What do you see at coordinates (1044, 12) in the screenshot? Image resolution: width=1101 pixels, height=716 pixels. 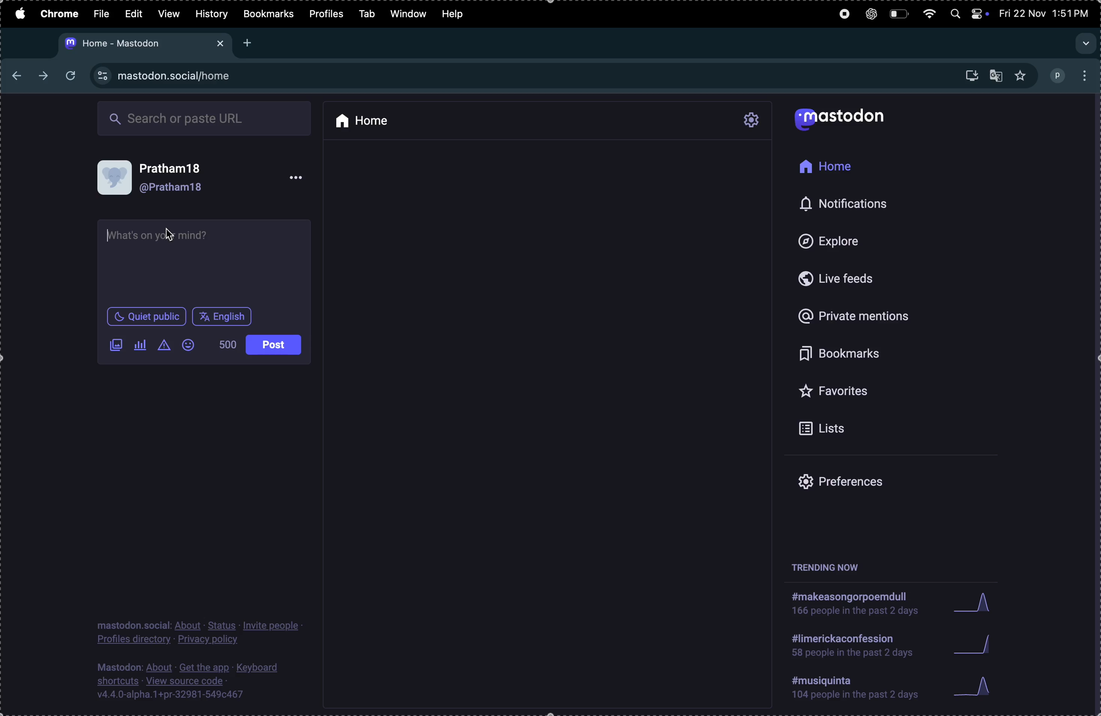 I see `date and time` at bounding box center [1044, 12].